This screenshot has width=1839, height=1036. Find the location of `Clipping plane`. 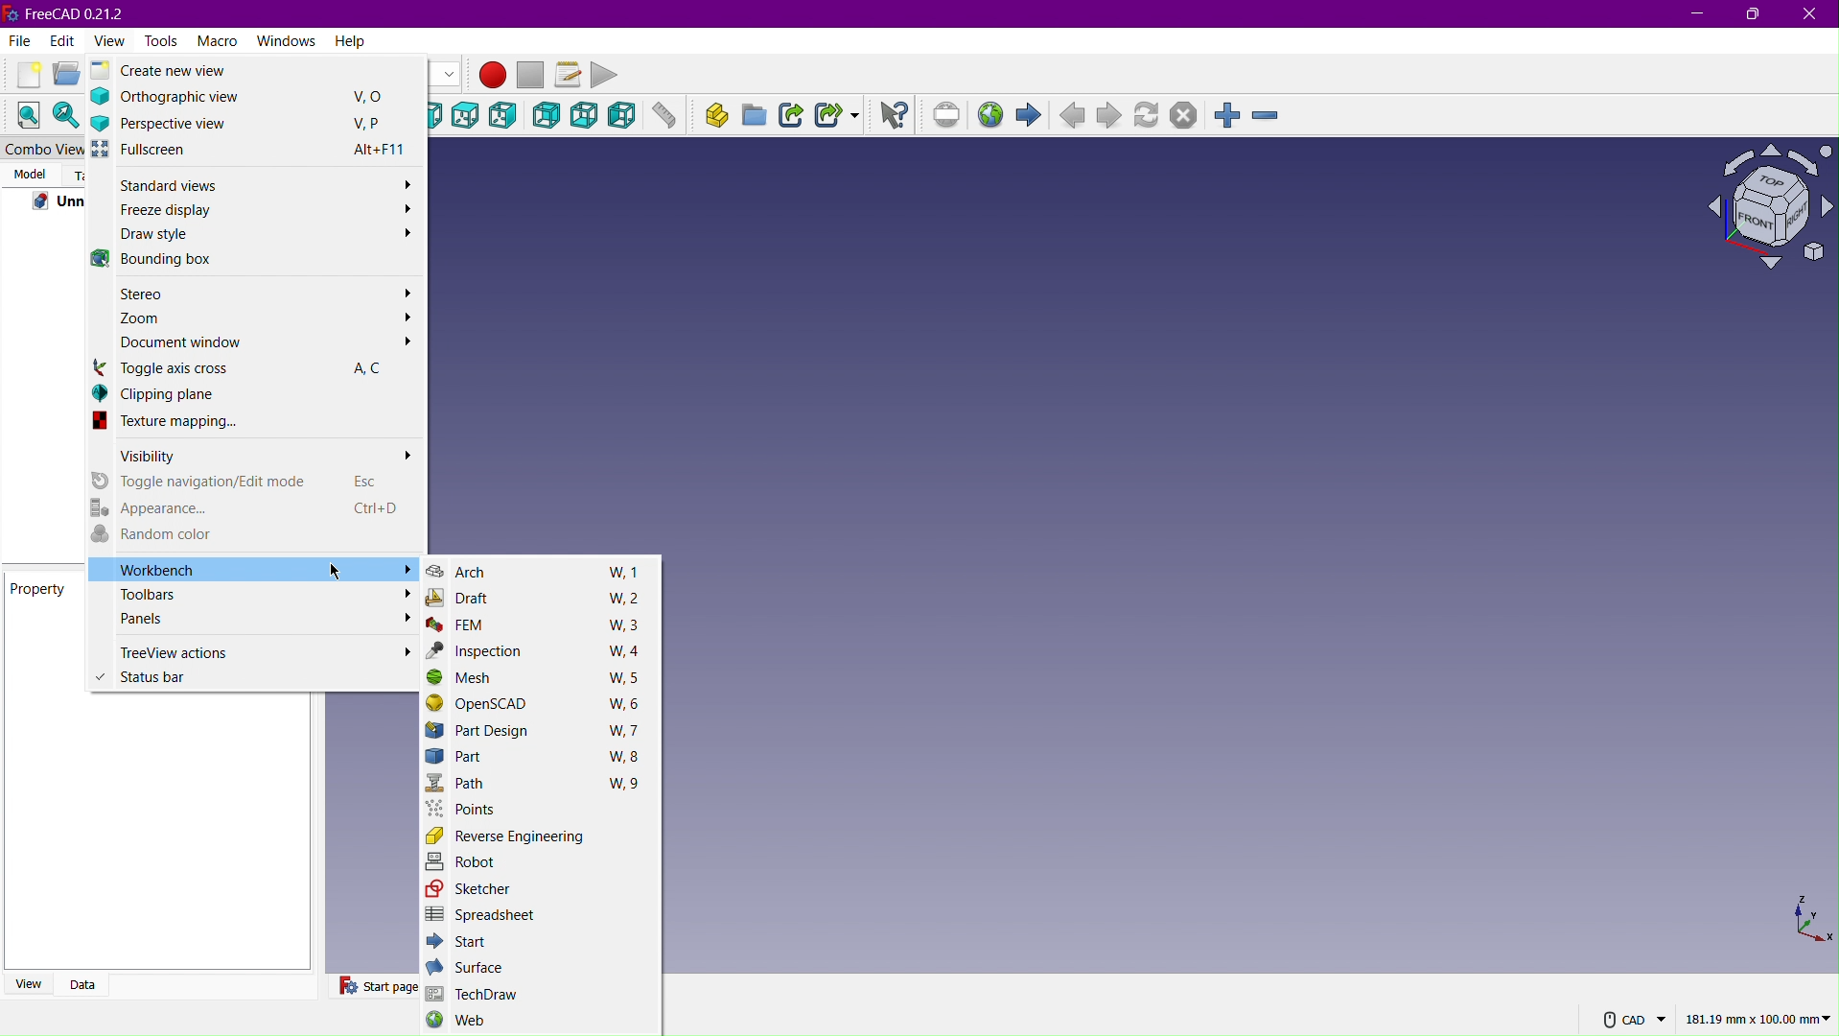

Clipping plane is located at coordinates (173, 395).